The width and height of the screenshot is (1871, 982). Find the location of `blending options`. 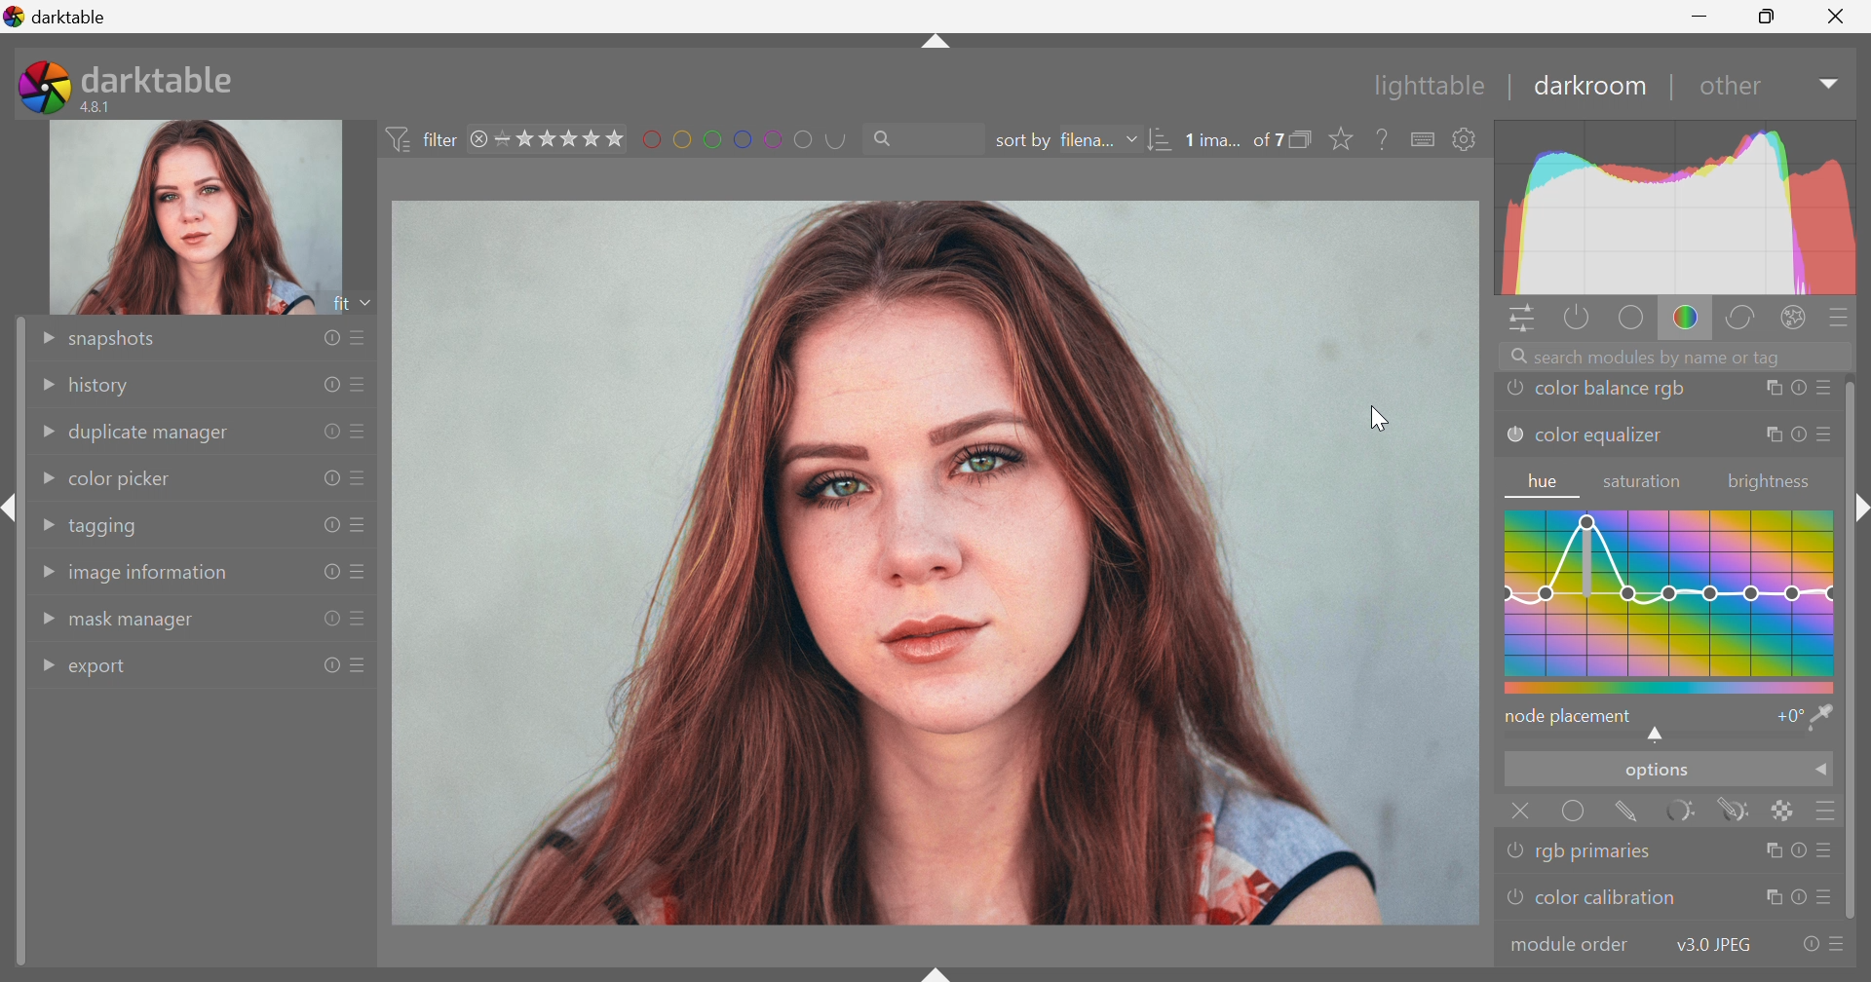

blending options is located at coordinates (1831, 811).